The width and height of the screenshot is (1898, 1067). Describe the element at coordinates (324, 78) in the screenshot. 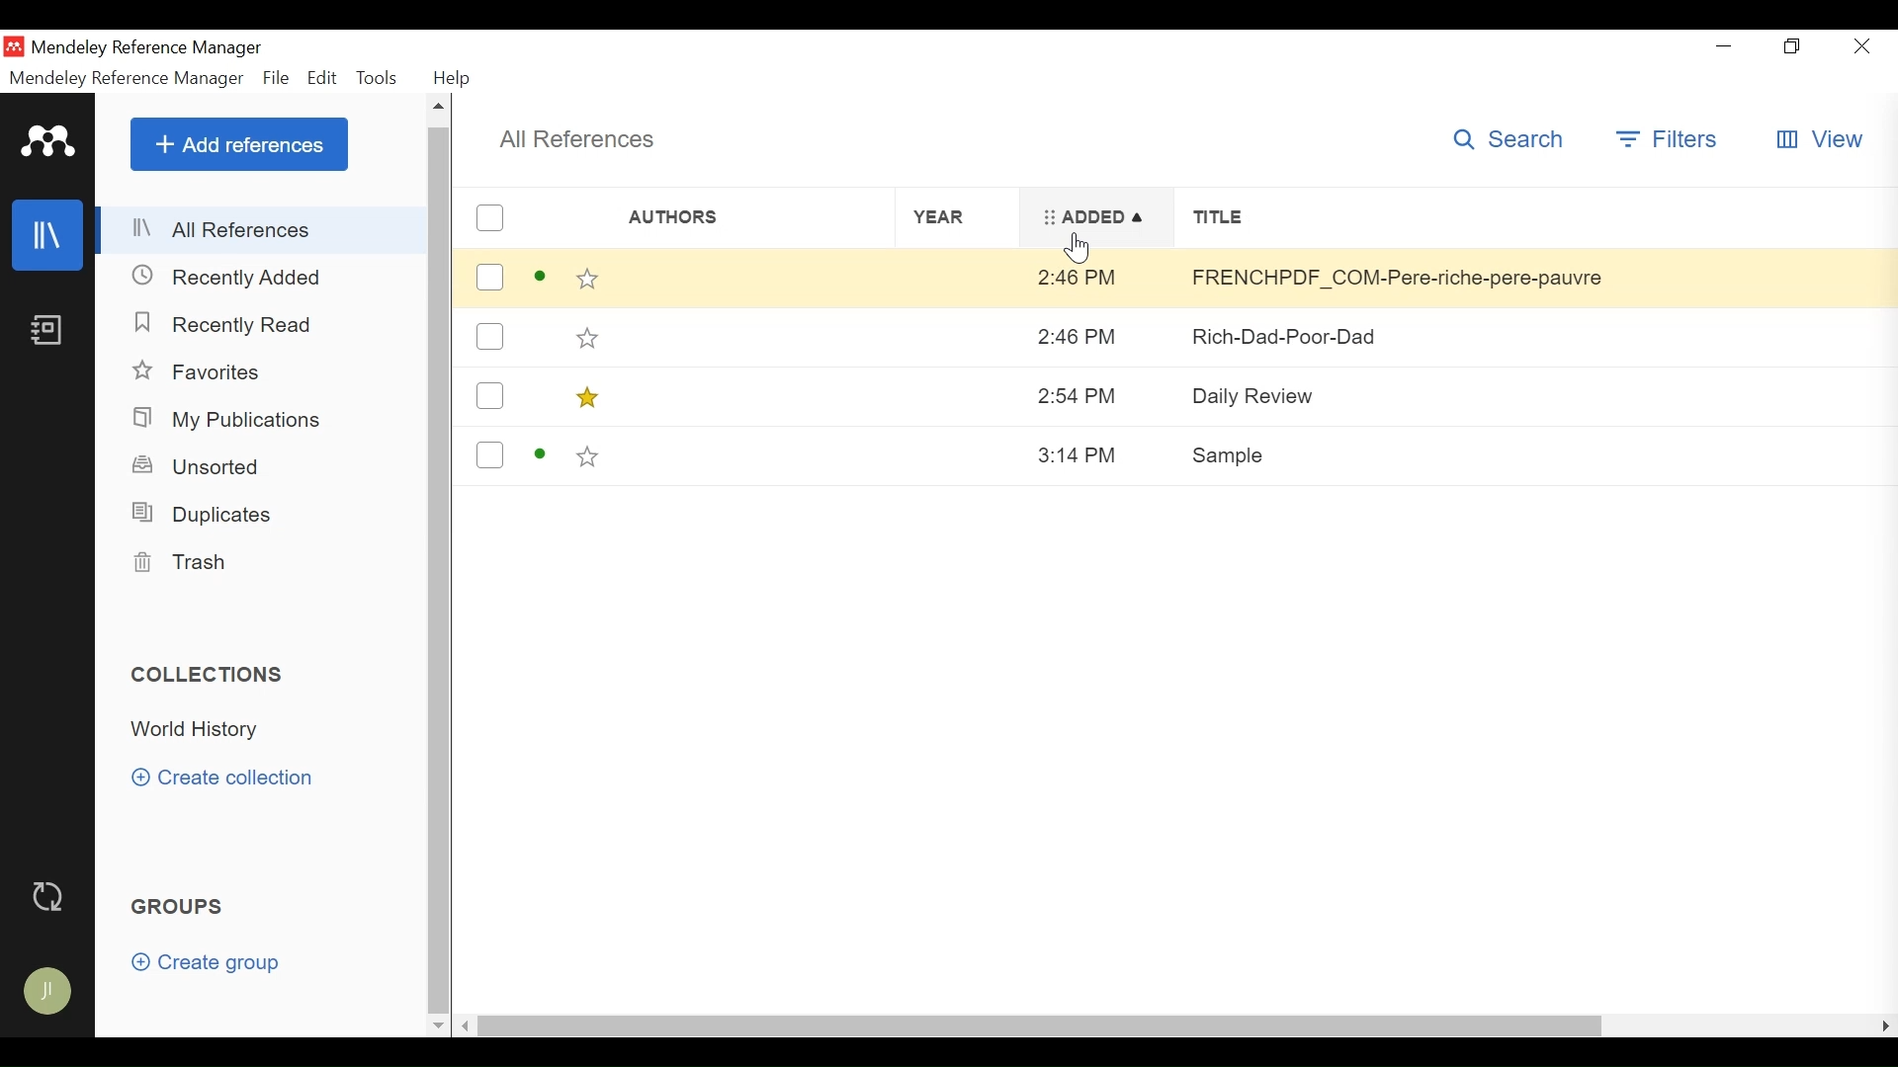

I see `Edit` at that location.